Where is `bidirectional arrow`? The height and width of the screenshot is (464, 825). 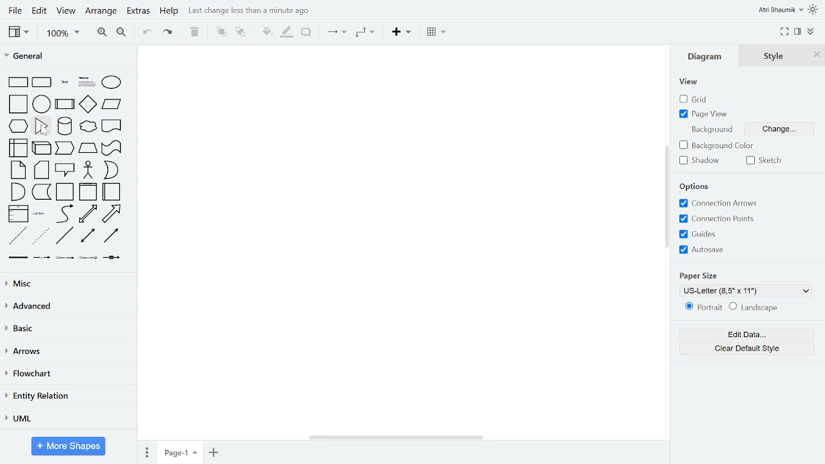
bidirectional arrow is located at coordinates (88, 214).